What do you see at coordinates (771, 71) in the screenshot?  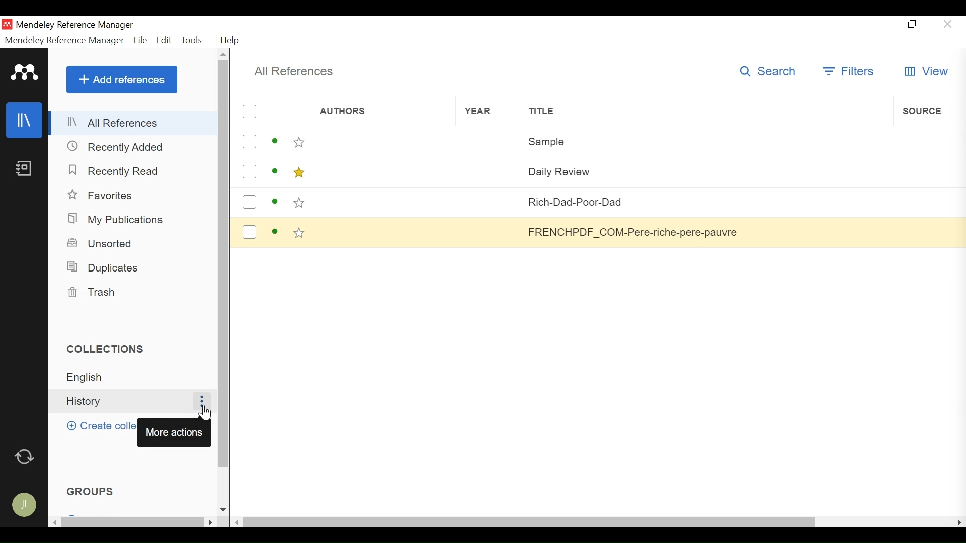 I see `Search` at bounding box center [771, 71].